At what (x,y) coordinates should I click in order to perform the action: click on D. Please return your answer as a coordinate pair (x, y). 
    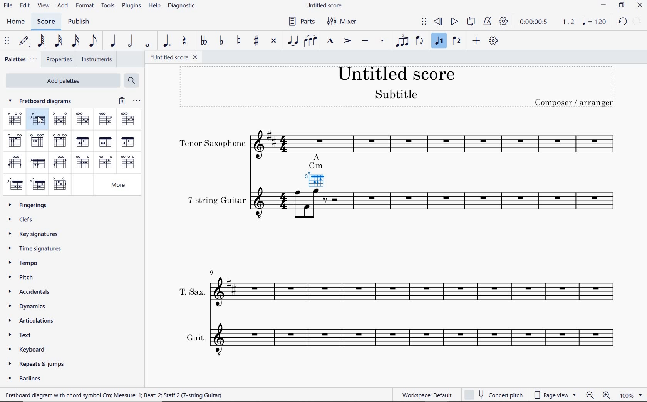
    Looking at the image, I should click on (82, 119).